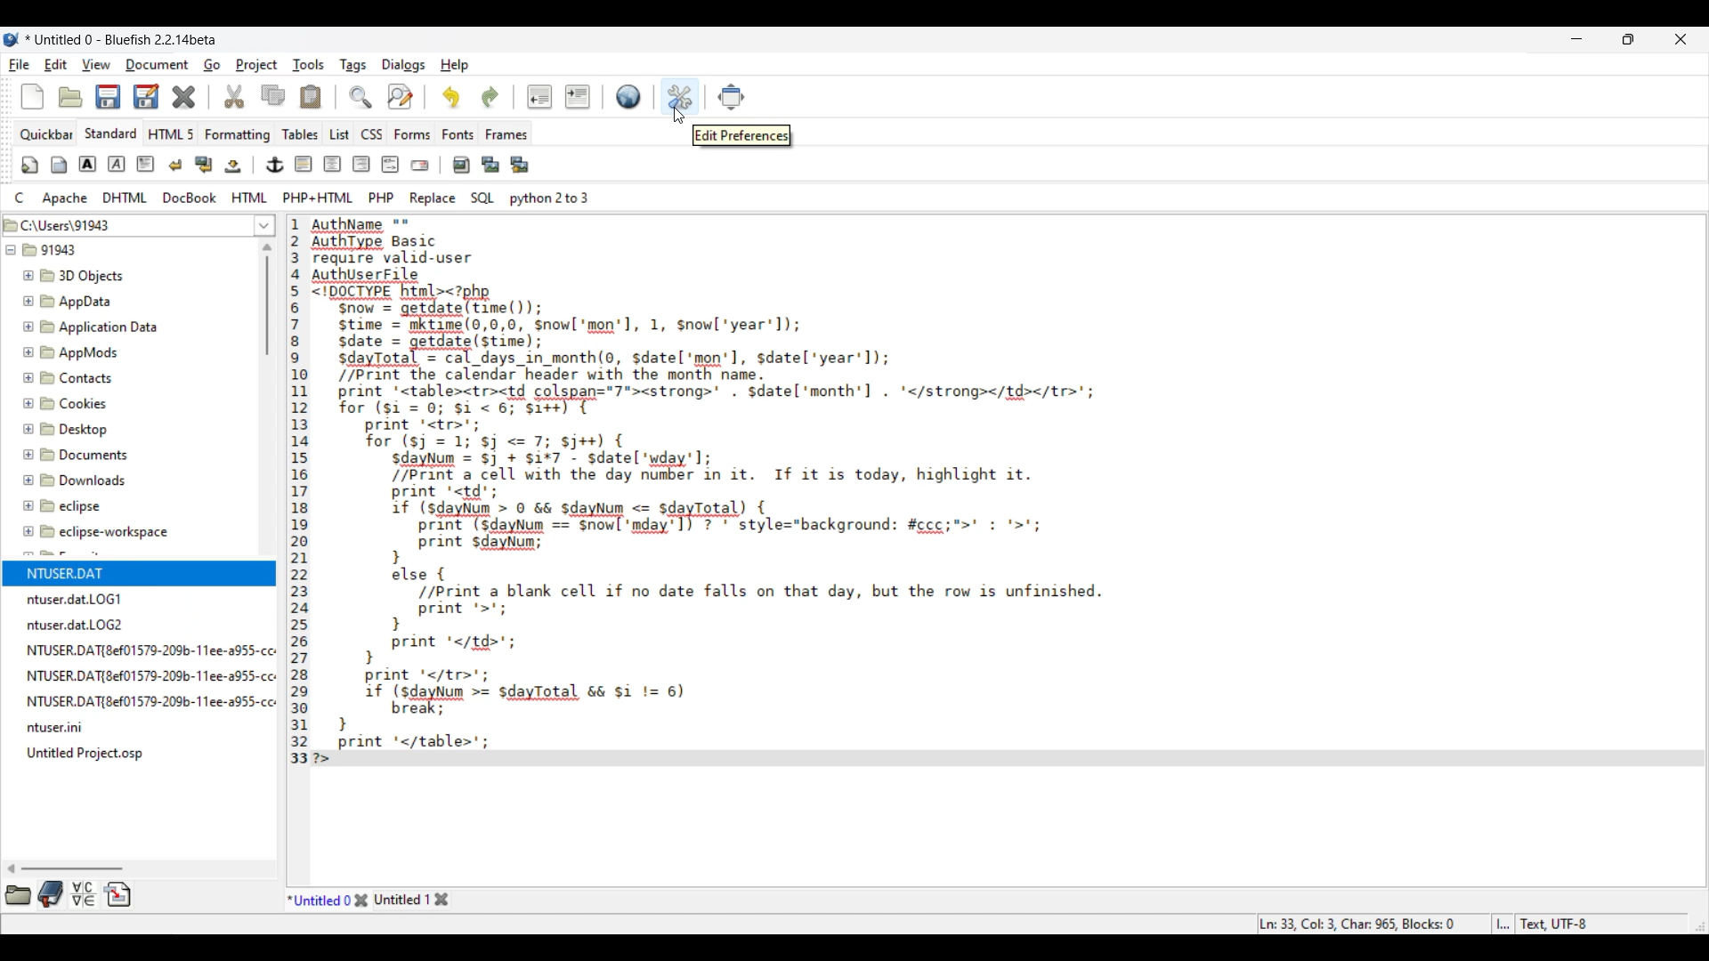 Image resolution: width=1709 pixels, height=961 pixels. I want to click on Edit menu, so click(56, 65).